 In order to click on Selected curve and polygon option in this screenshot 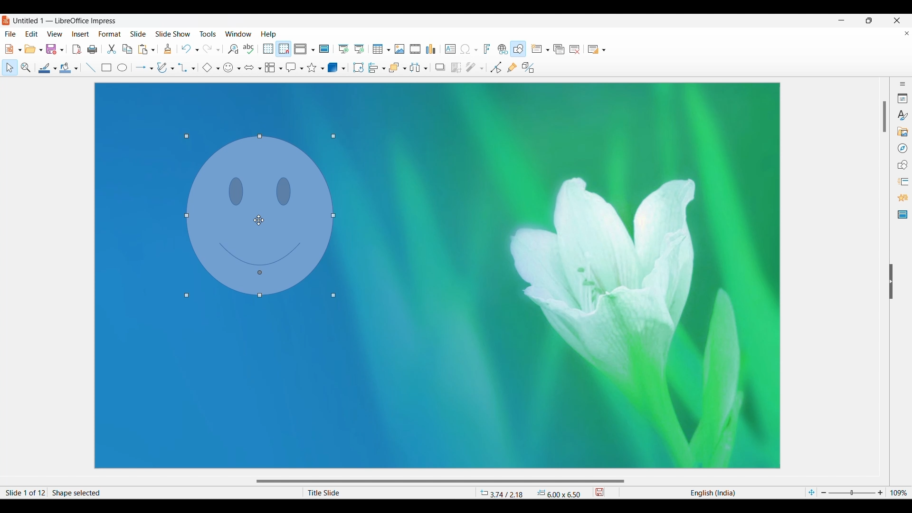, I will do `click(162, 67)`.